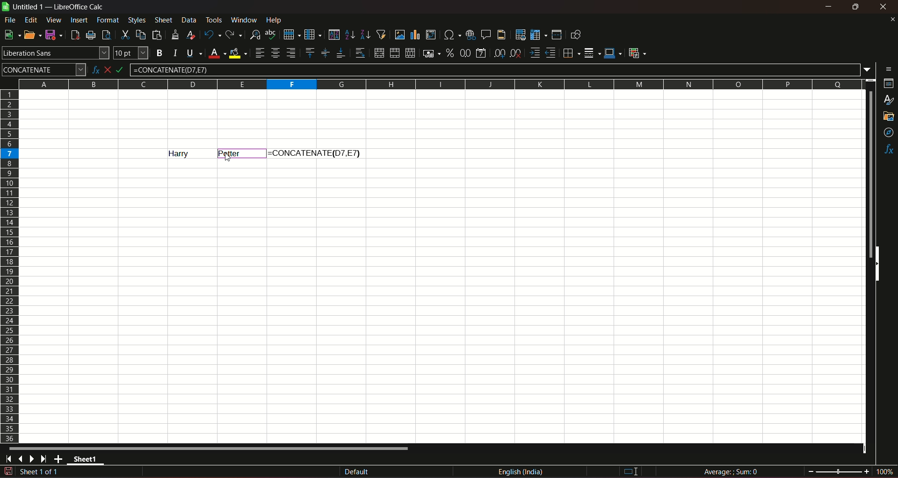  Describe the element at coordinates (194, 53) in the screenshot. I see `underline` at that location.